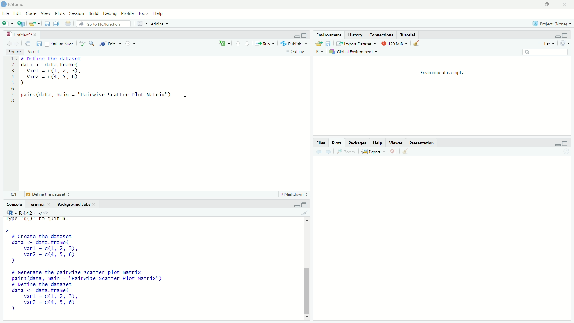  I want to click on Publish, so click(294, 43).